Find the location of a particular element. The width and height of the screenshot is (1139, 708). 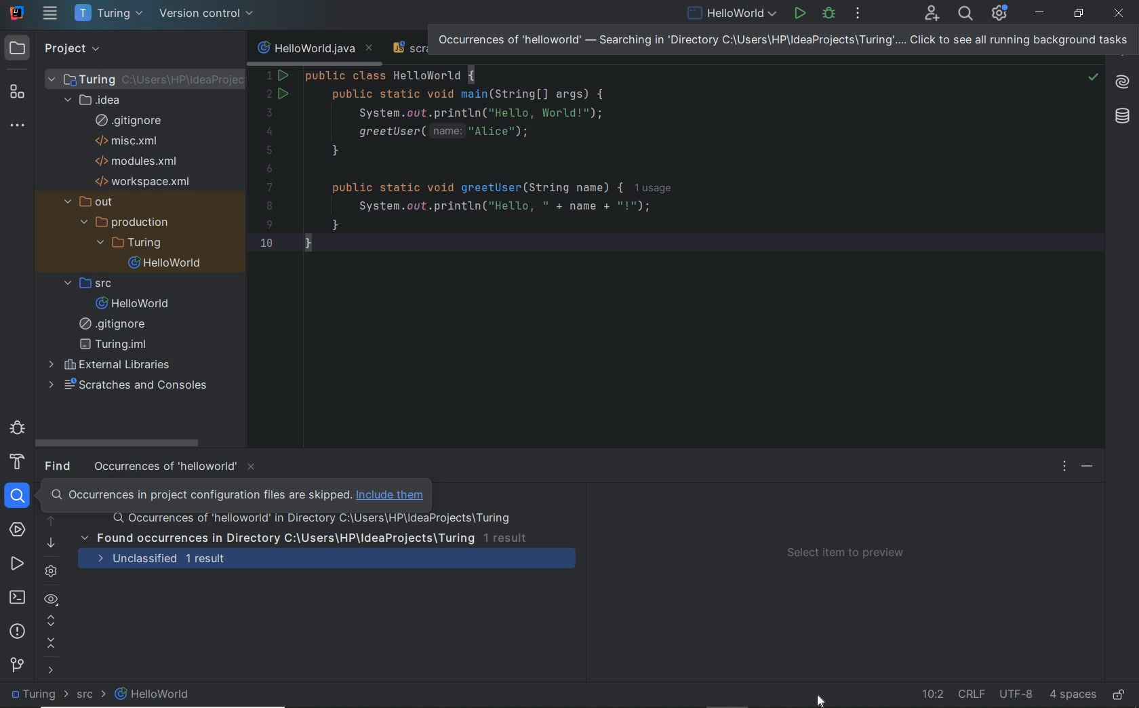

file encoding is located at coordinates (1017, 694).